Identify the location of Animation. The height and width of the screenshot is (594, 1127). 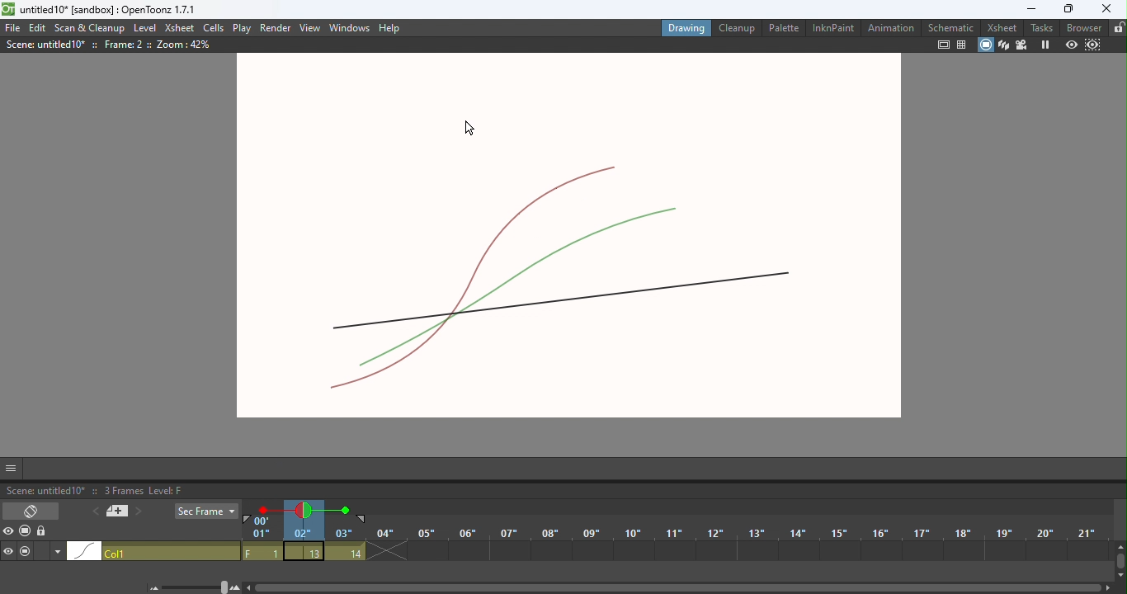
(889, 28).